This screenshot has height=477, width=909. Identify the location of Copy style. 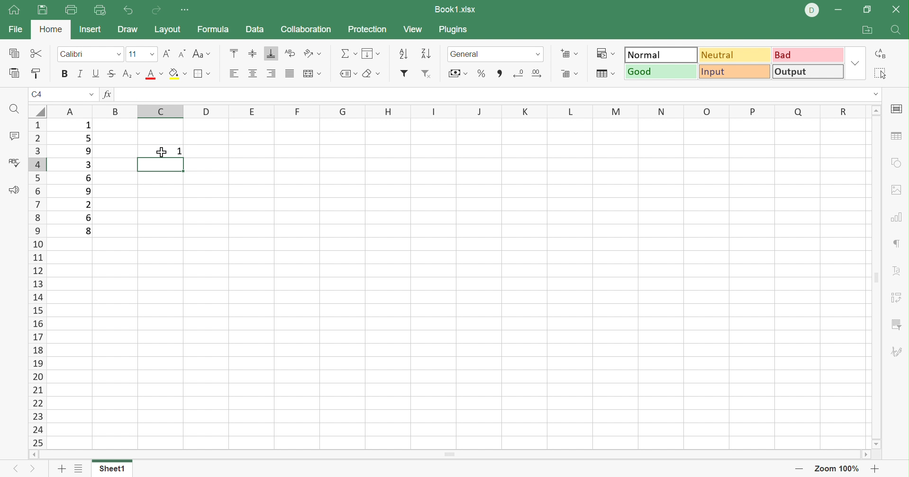
(36, 75).